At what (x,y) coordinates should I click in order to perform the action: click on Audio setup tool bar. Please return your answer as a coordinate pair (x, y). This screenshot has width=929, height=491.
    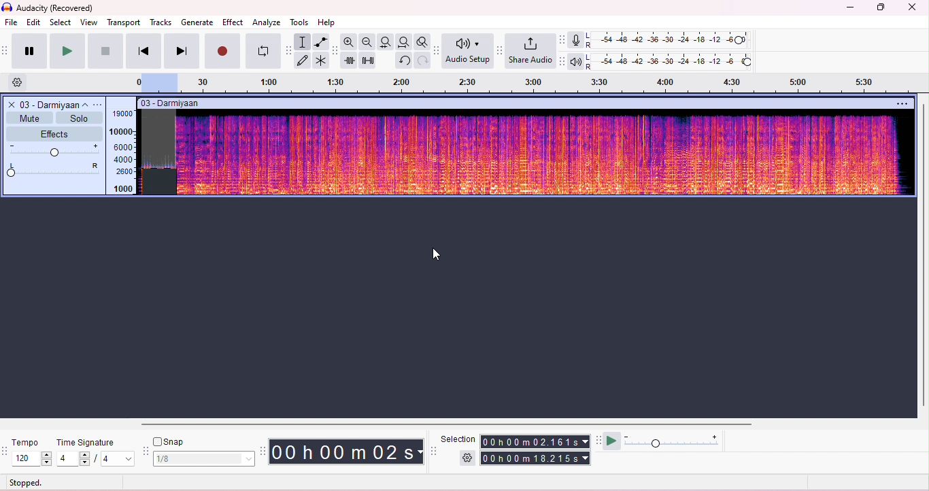
    Looking at the image, I should click on (437, 51).